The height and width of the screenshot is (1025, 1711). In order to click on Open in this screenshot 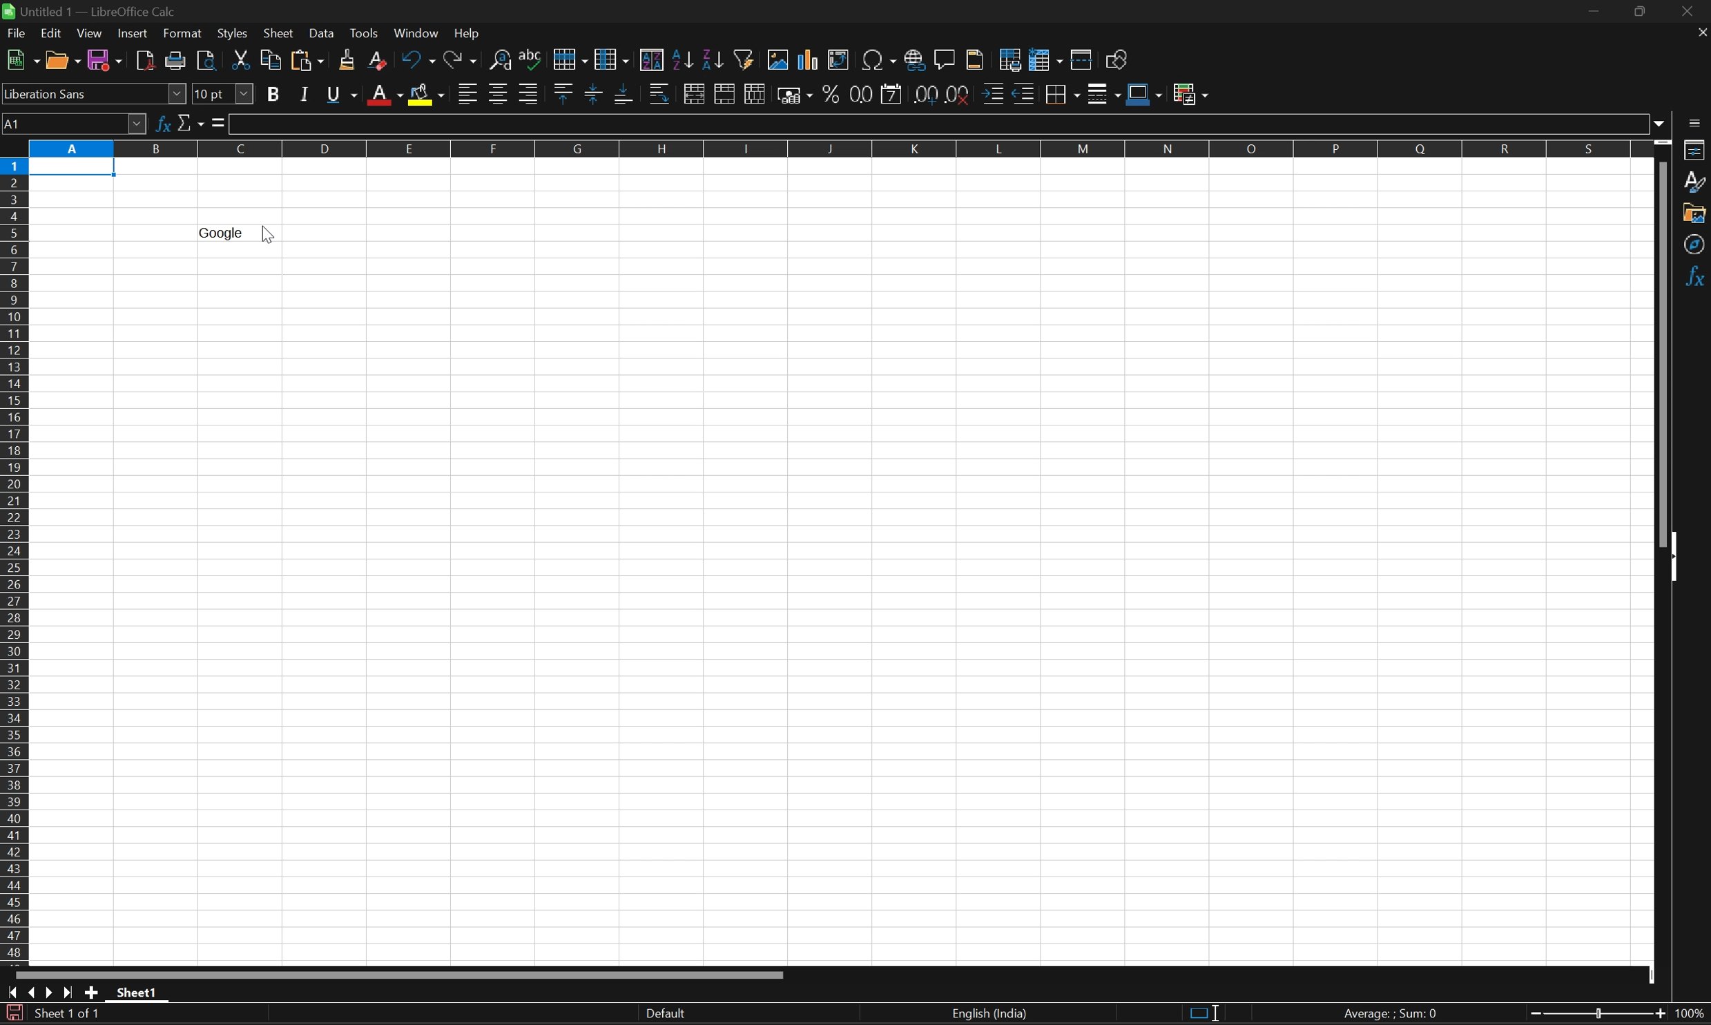, I will do `click(64, 60)`.